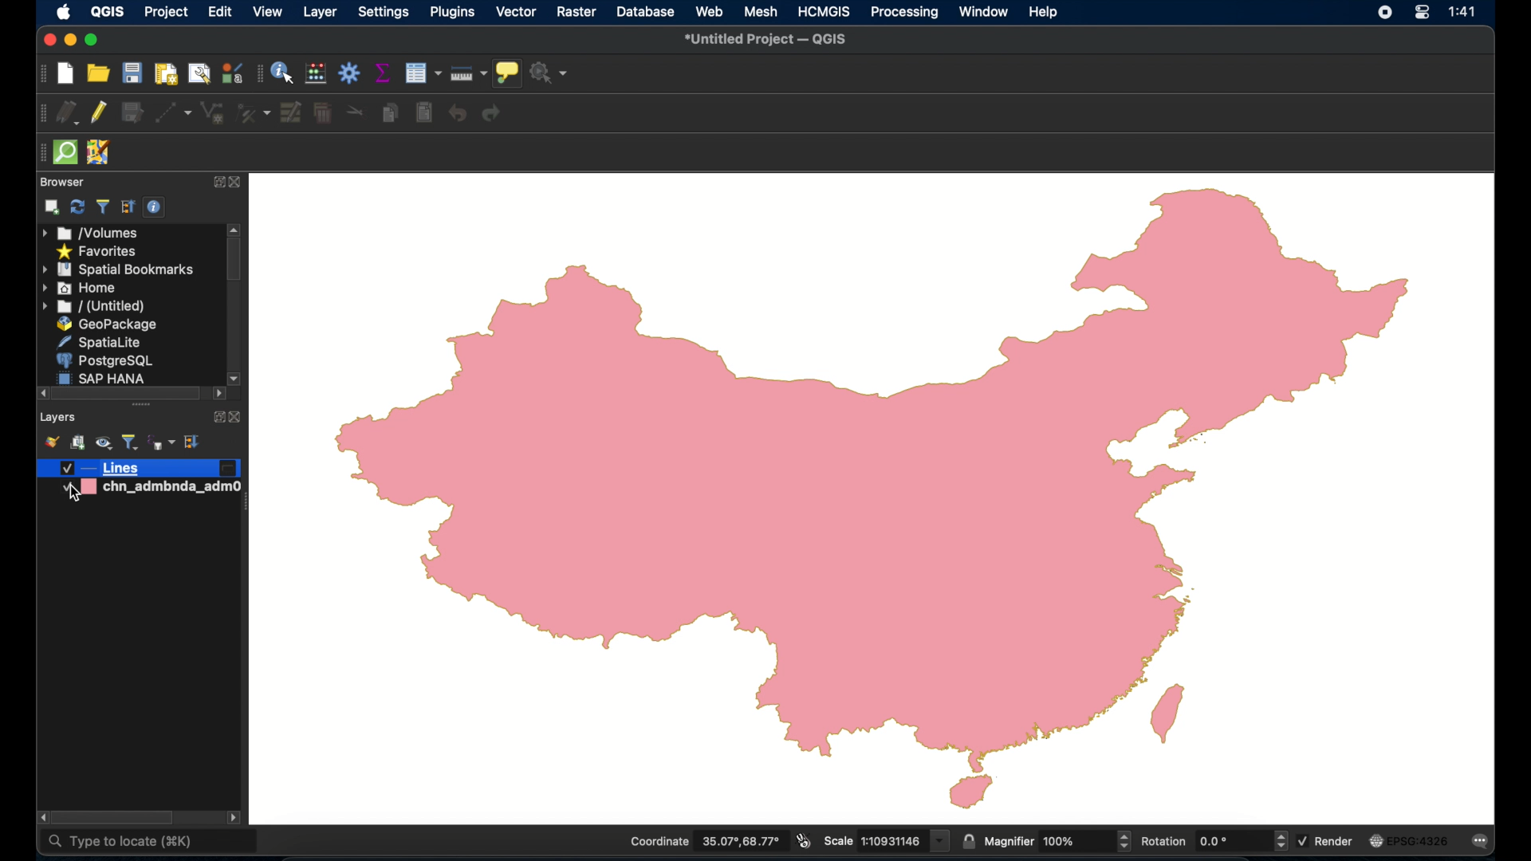  What do you see at coordinates (38, 393) in the screenshot?
I see `scroll left arrow` at bounding box center [38, 393].